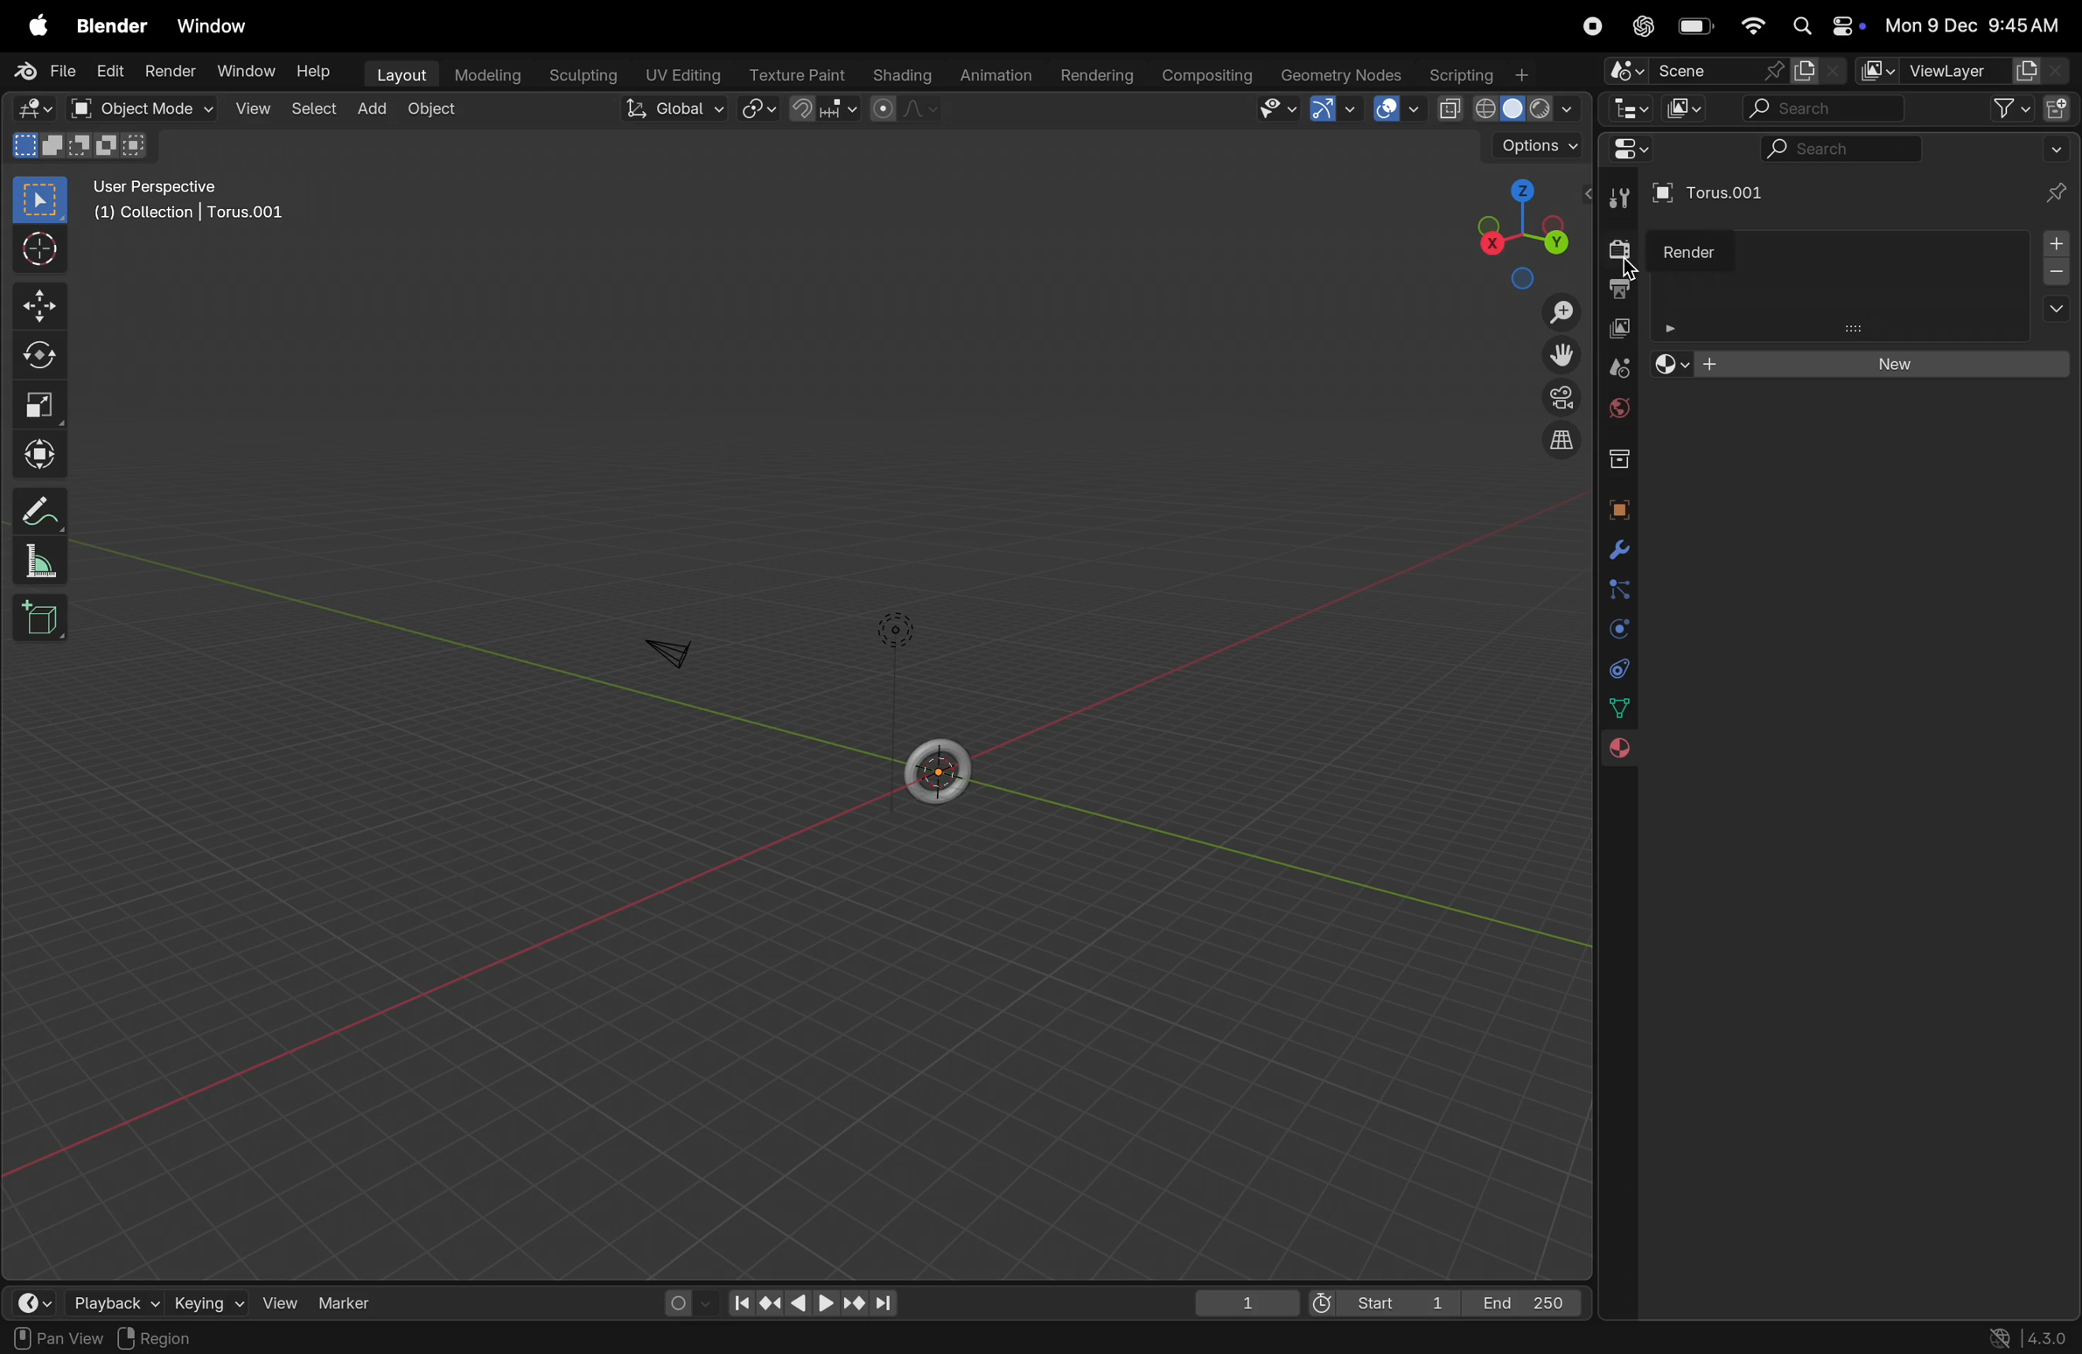 This screenshot has height=1354, width=2082. Describe the element at coordinates (1209, 76) in the screenshot. I see `composting` at that location.